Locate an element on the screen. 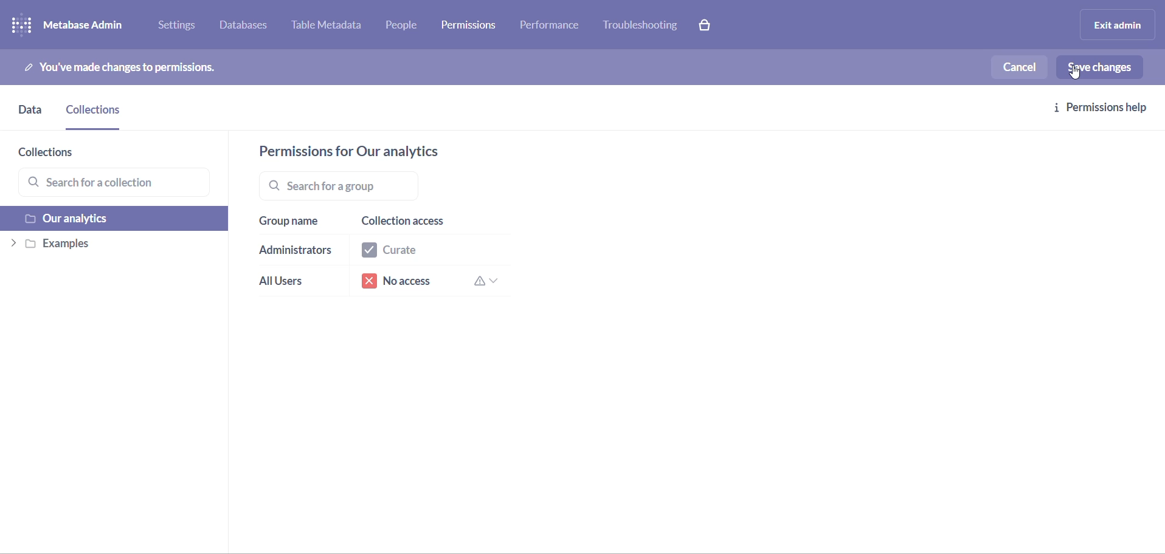  databases is located at coordinates (250, 27).